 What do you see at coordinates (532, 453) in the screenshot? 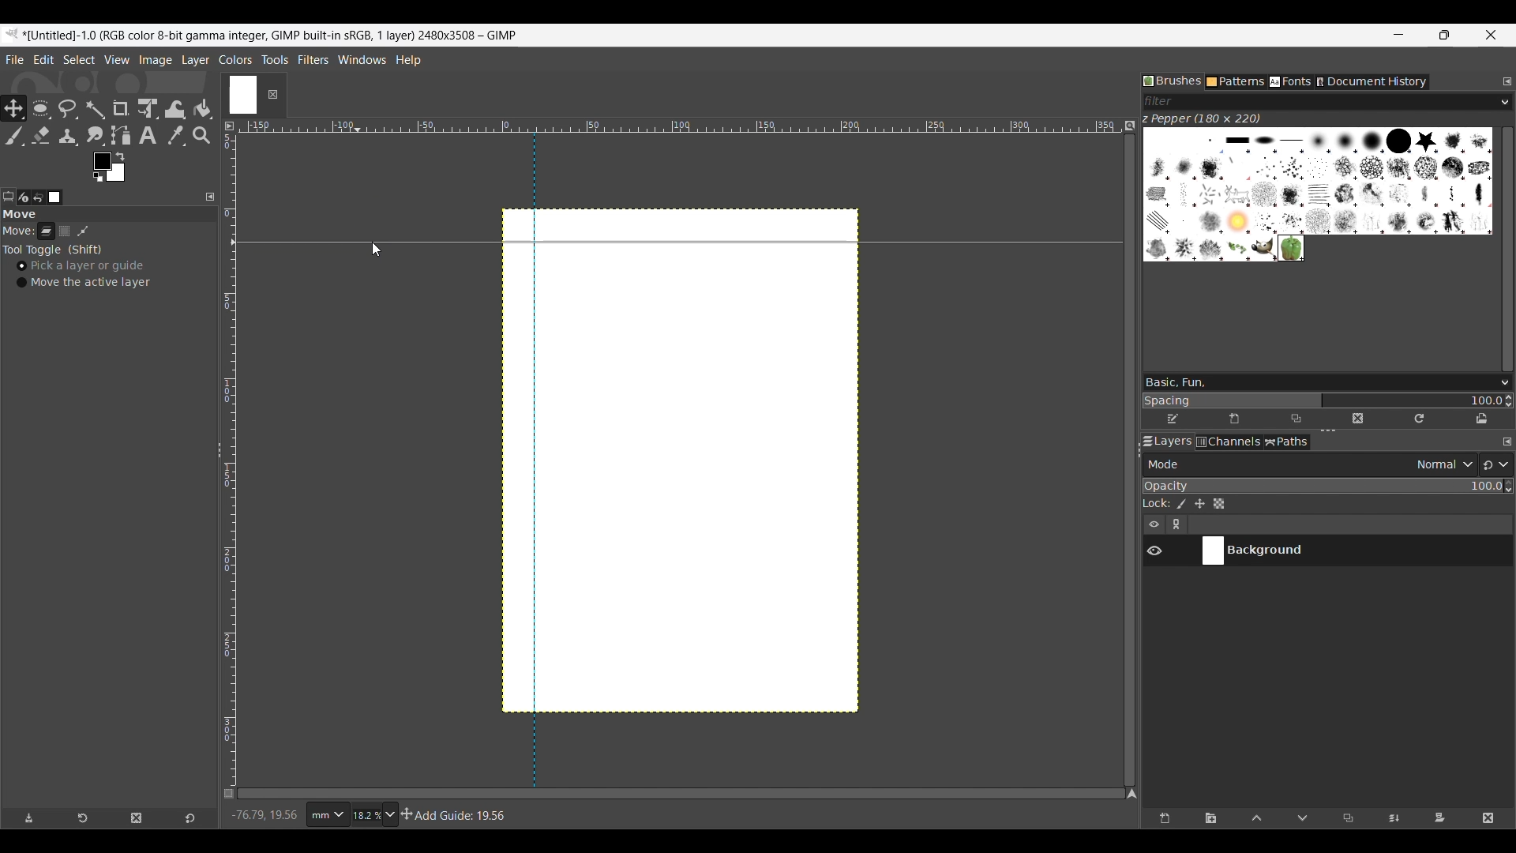
I see `vertical guide line` at bounding box center [532, 453].